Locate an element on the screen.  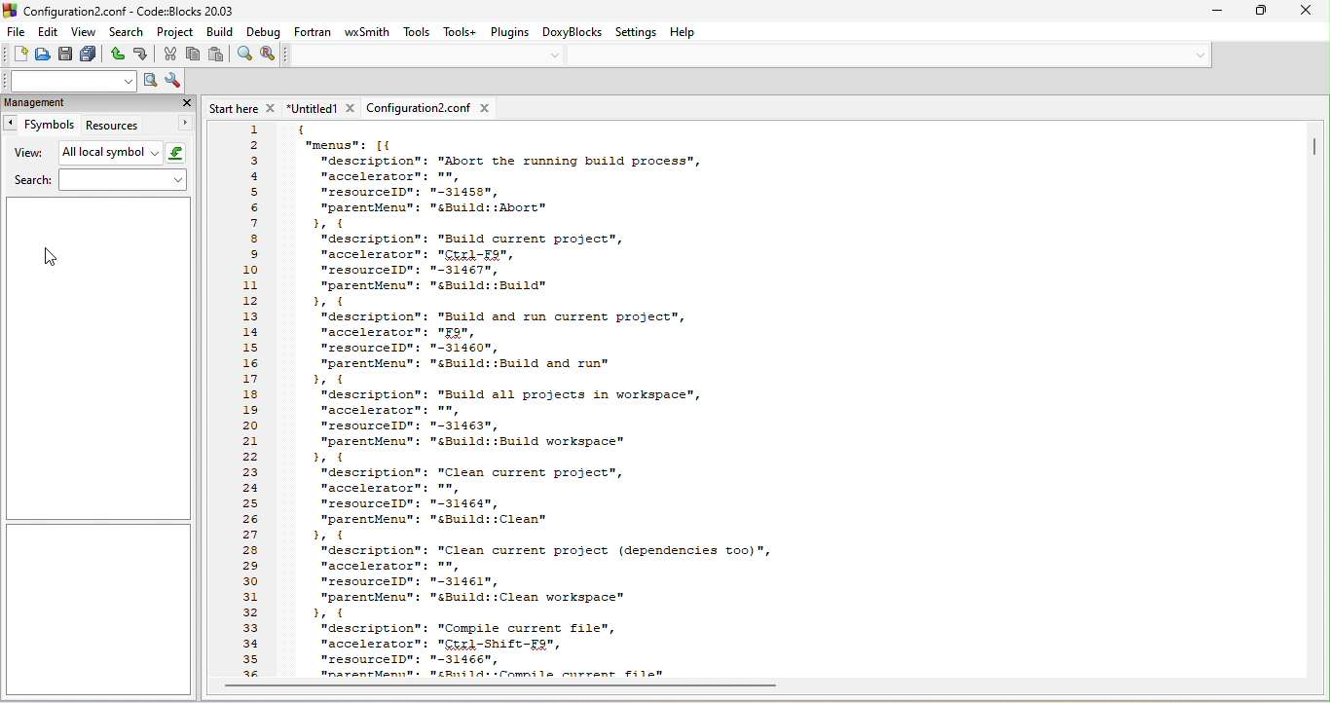
close is located at coordinates (1306, 13).